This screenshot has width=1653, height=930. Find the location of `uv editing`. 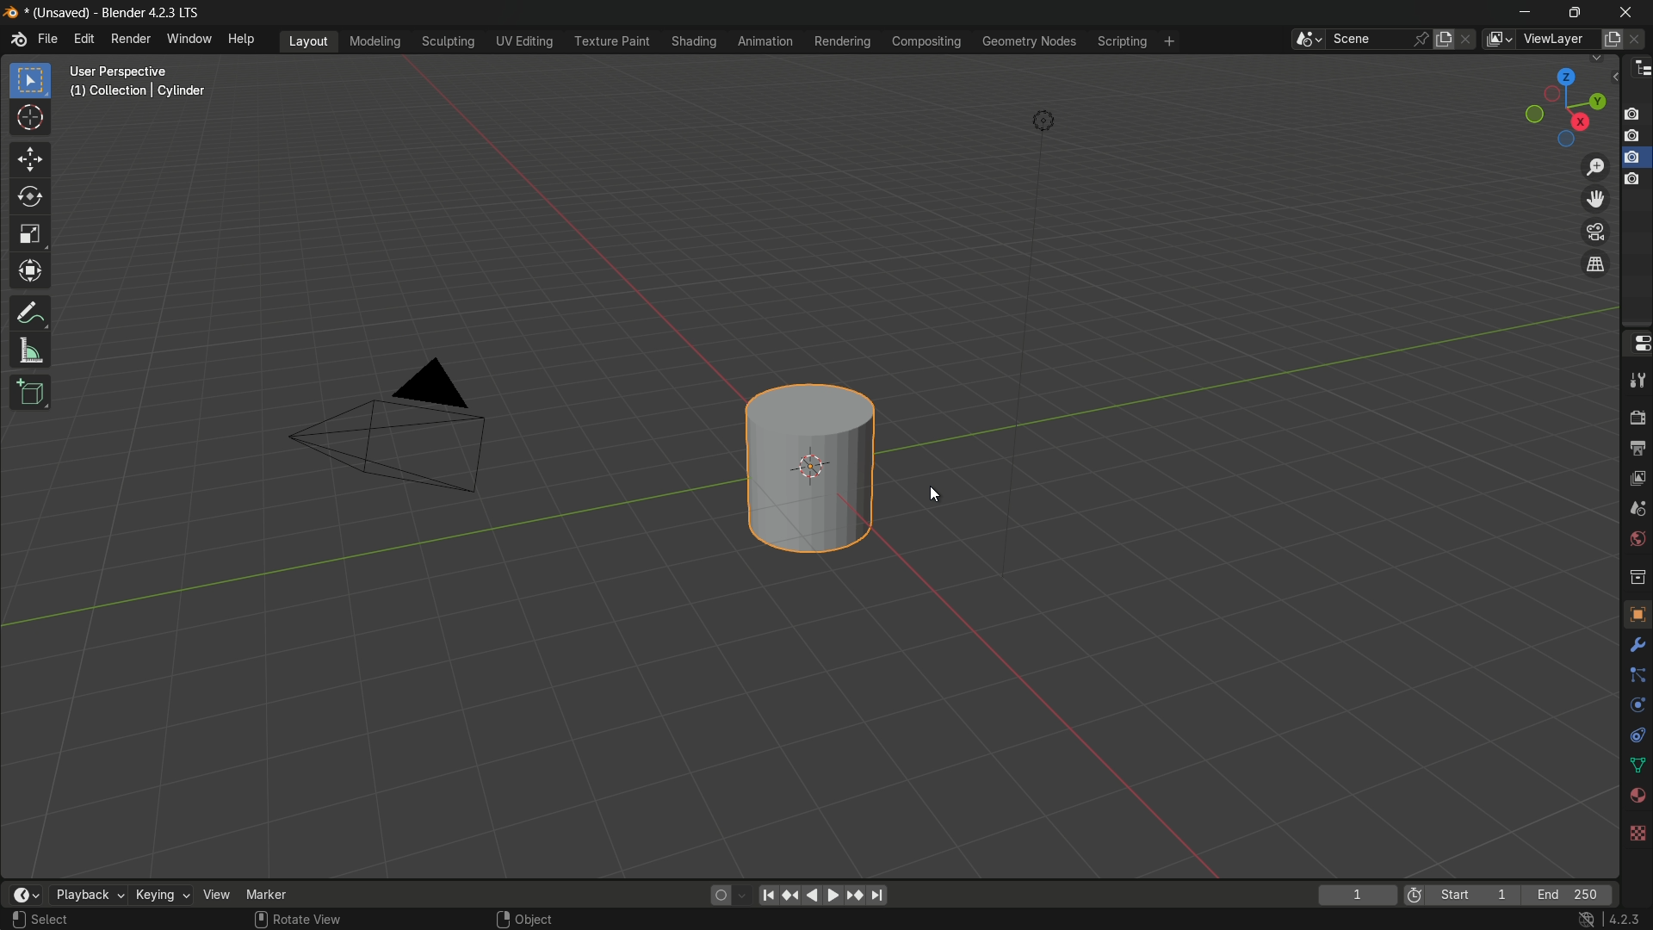

uv editing is located at coordinates (523, 41).